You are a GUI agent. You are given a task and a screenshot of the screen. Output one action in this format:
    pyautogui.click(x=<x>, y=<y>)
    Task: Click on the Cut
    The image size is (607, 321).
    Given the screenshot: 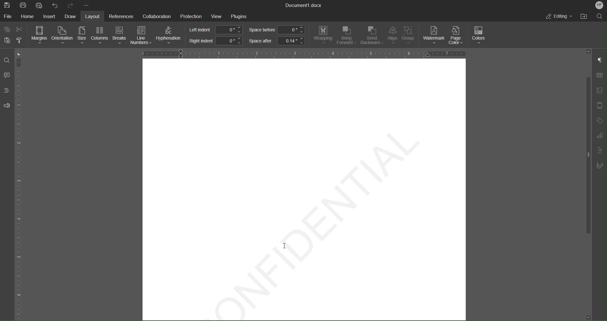 What is the action you would take?
    pyautogui.click(x=20, y=29)
    